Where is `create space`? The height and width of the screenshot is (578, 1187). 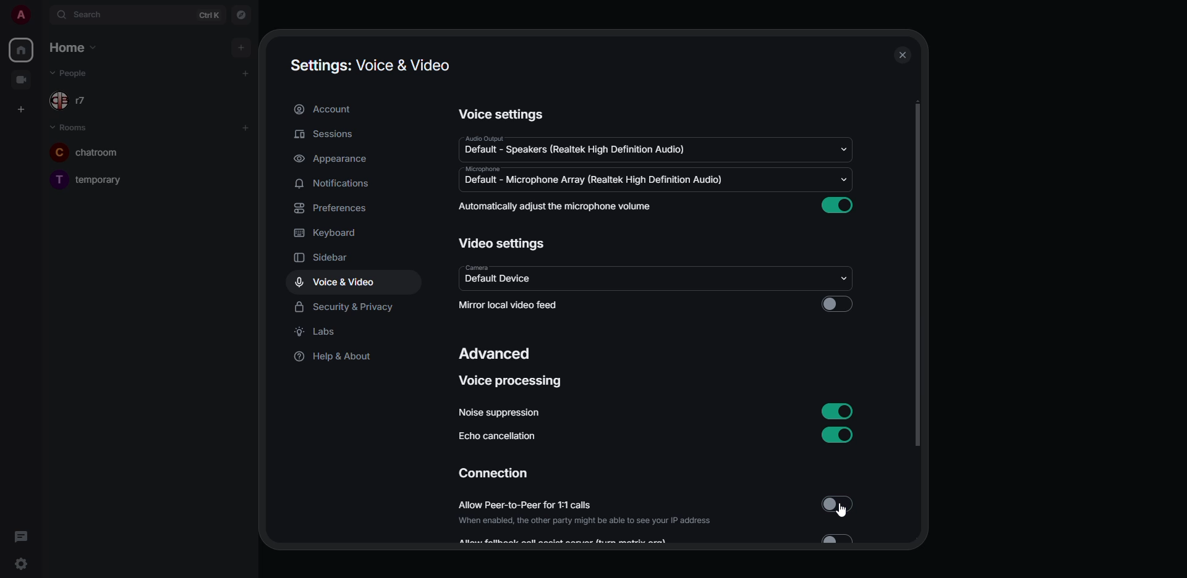
create space is located at coordinates (22, 109).